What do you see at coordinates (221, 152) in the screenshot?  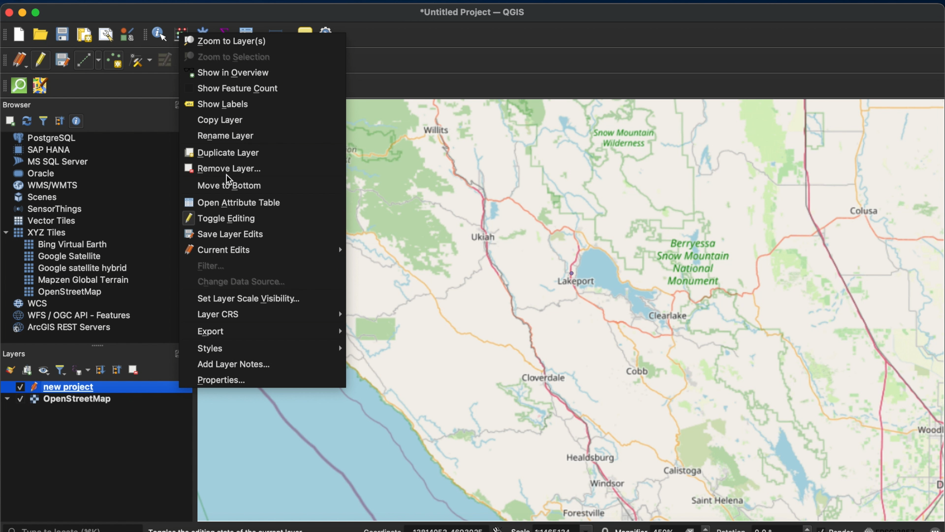 I see `duplicate layer` at bounding box center [221, 152].